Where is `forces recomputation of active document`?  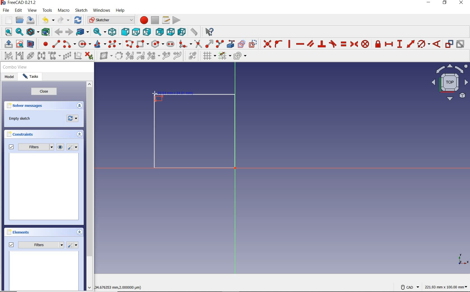
forces recomputation of active document is located at coordinates (73, 120).